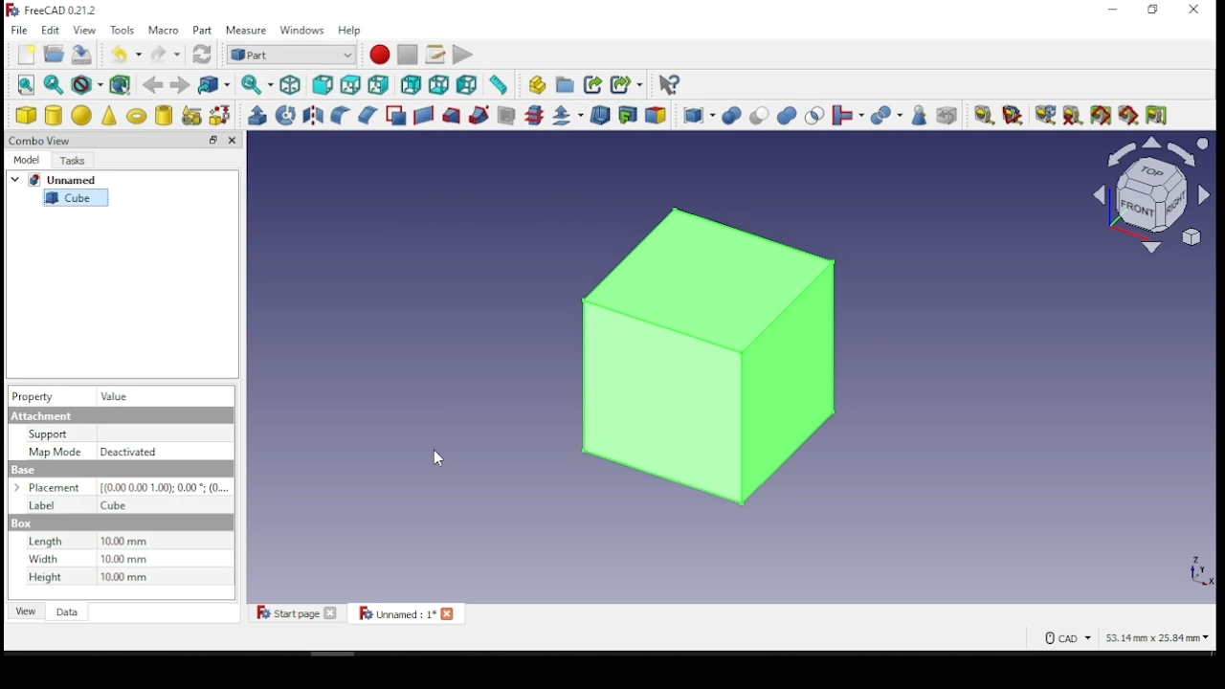 The image size is (1225, 689). What do you see at coordinates (33, 395) in the screenshot?
I see `property` at bounding box center [33, 395].